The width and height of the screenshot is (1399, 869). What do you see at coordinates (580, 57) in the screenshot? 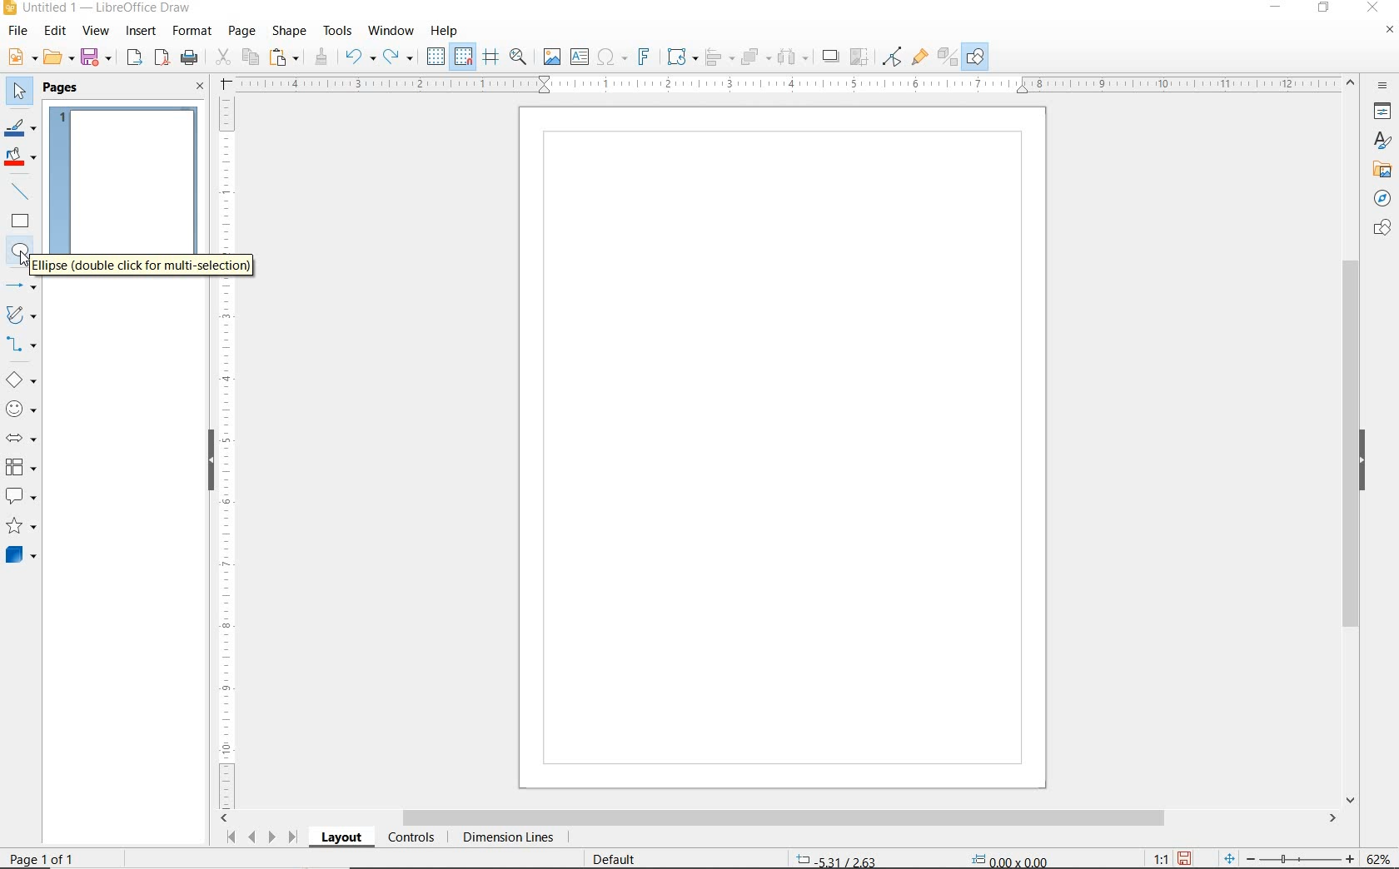
I see `INSERT TEXT BOX` at bounding box center [580, 57].